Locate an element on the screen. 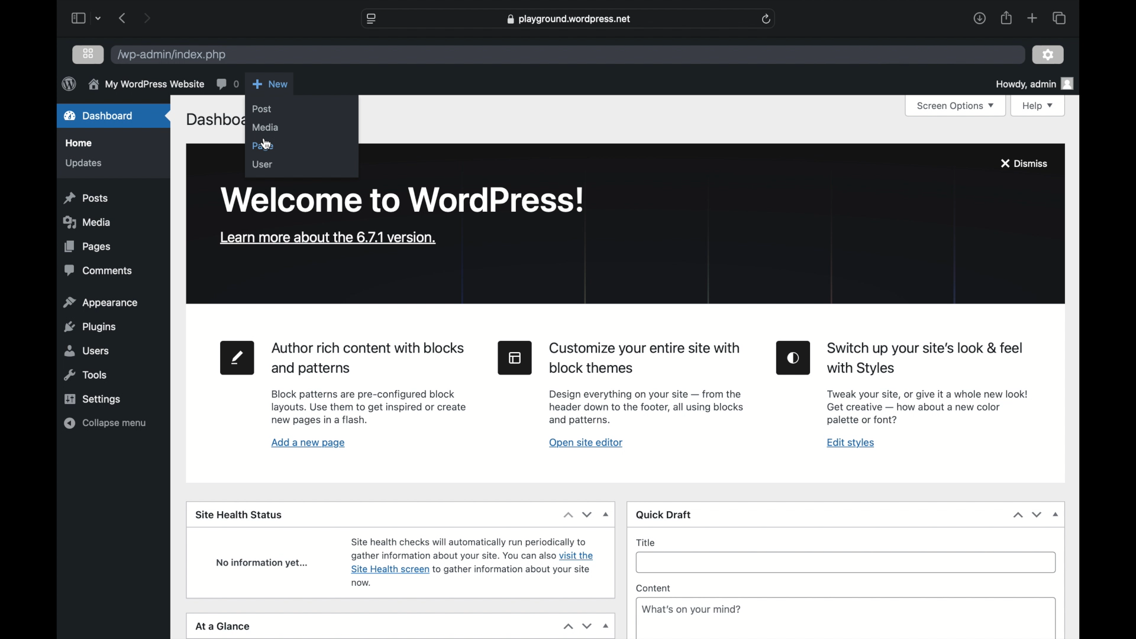 The width and height of the screenshot is (1136, 639). grid view is located at coordinates (89, 54).